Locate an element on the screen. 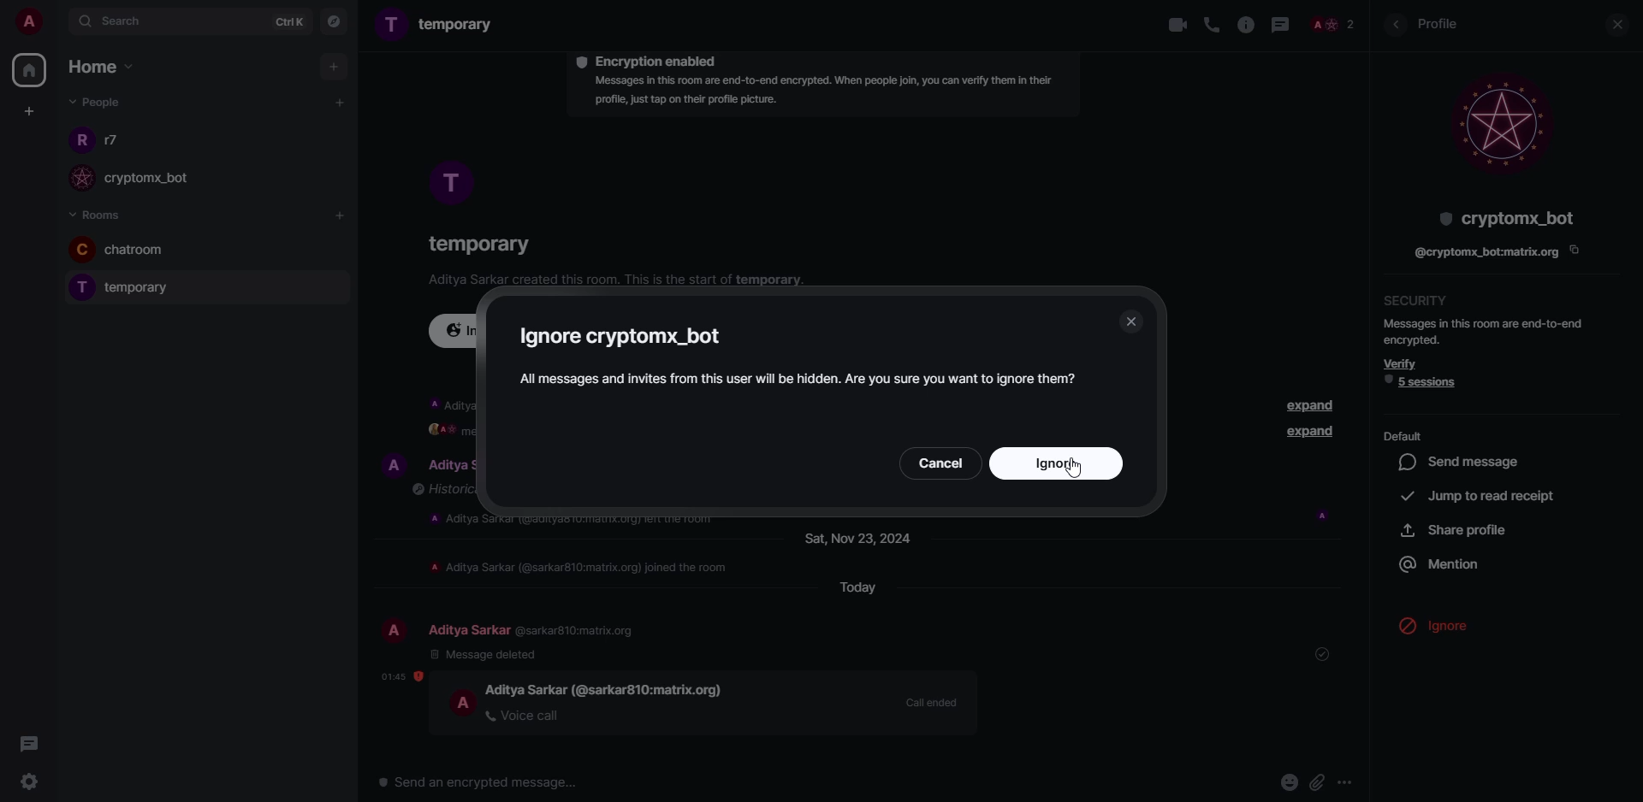  text is located at coordinates (447, 433).